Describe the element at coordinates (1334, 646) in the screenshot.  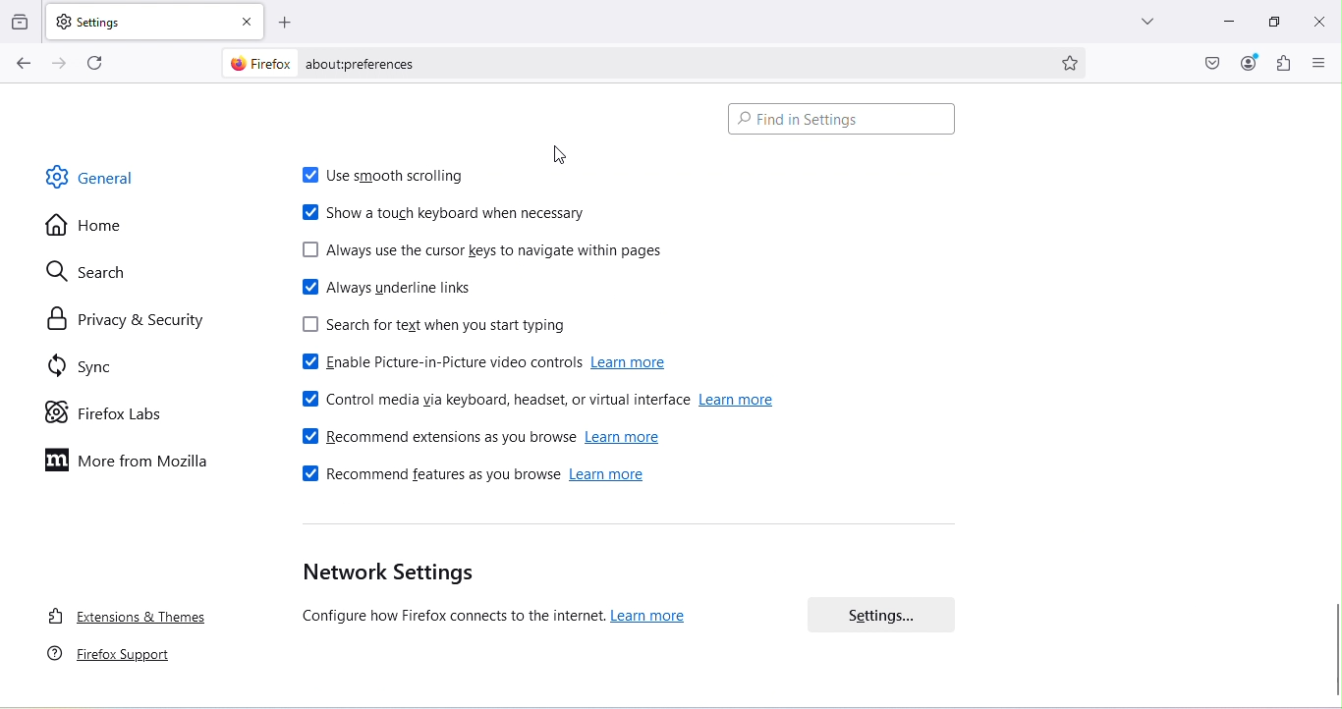
I see `Scroll bar` at that location.